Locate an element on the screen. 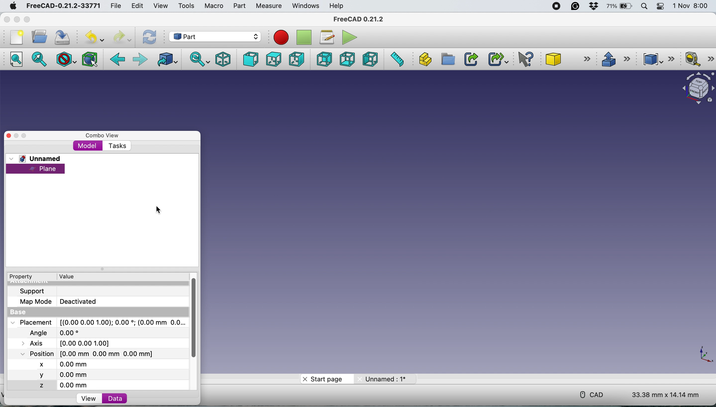  create group is located at coordinates (452, 59).